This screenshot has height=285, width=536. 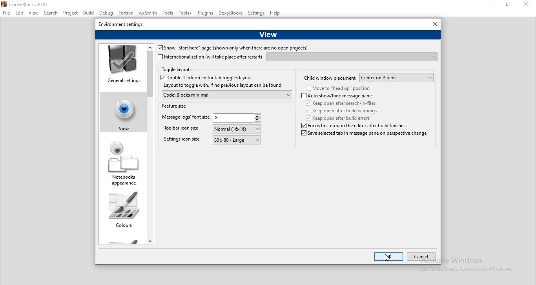 I want to click on Show "Start here" page (shown only when there are no open projects), so click(x=232, y=48).